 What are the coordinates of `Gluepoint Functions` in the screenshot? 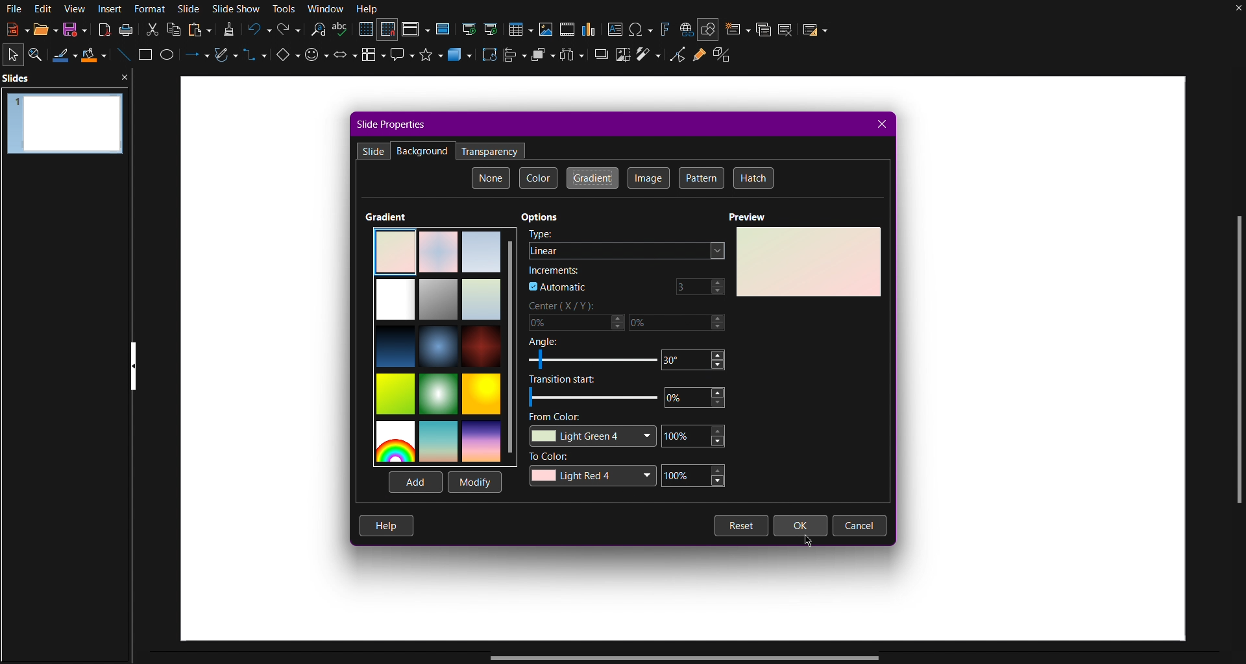 It's located at (699, 60).